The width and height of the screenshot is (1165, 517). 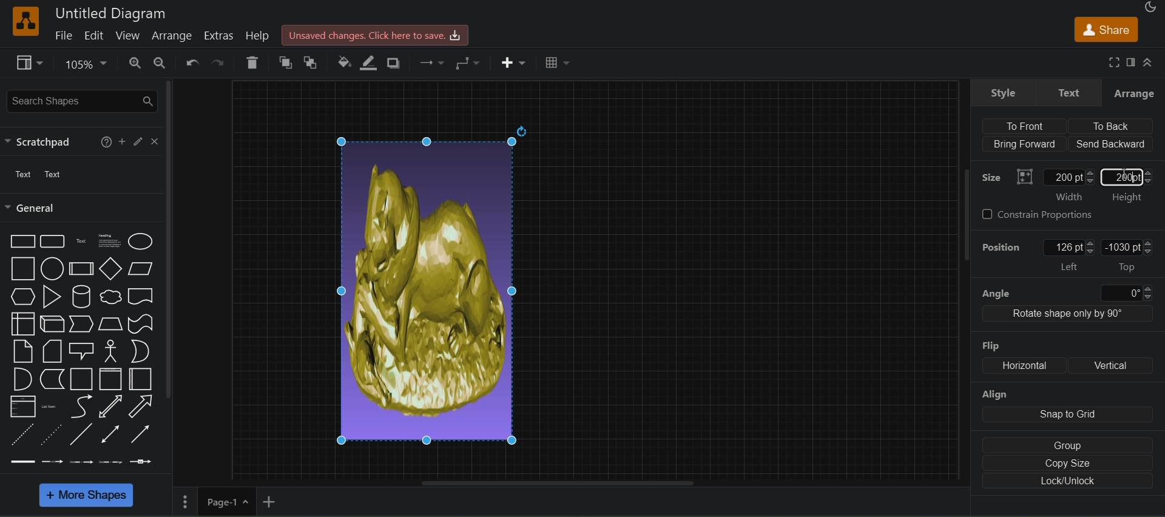 I want to click on Vertical, so click(x=1115, y=364).